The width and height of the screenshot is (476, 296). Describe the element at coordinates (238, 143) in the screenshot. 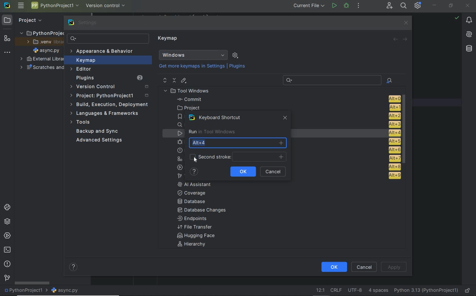

I see `Alt+$` at that location.